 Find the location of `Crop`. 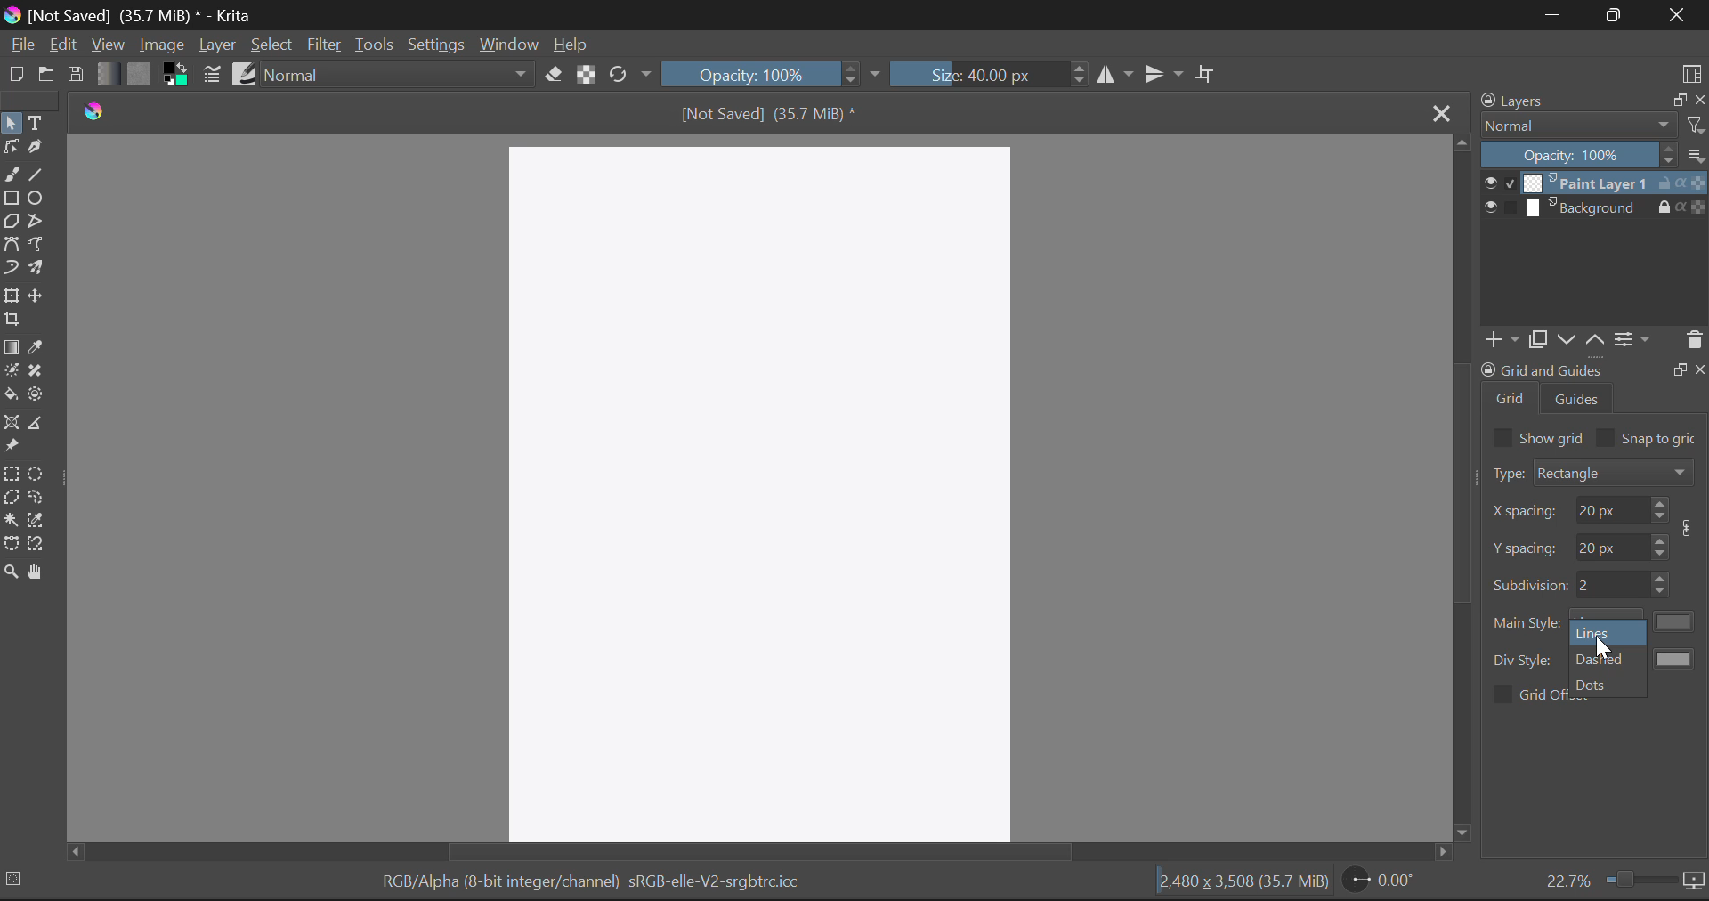

Crop is located at coordinates (12, 320).